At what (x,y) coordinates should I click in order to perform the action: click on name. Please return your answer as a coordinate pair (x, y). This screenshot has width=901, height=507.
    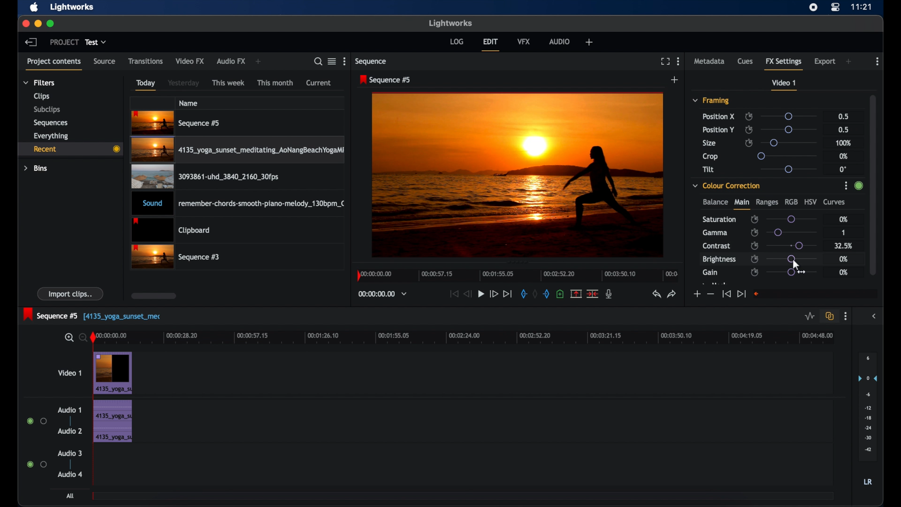
    Looking at the image, I should click on (189, 103).